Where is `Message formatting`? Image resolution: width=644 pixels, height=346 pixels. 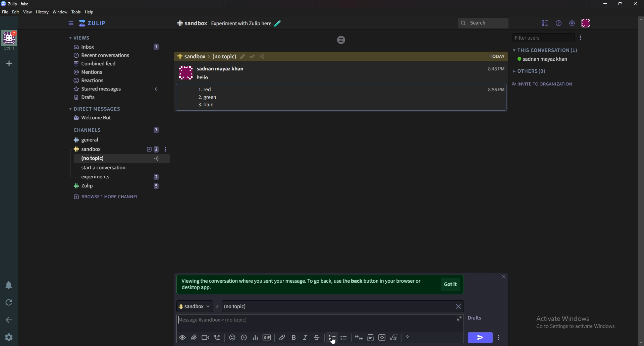 Message formatting is located at coordinates (407, 338).